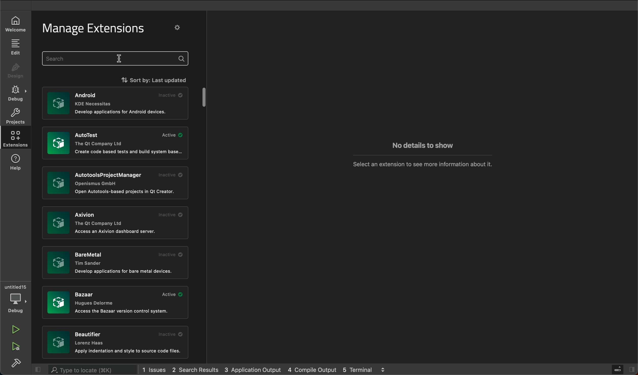 The height and width of the screenshot is (375, 638). What do you see at coordinates (266, 369) in the screenshot?
I see `logs` at bounding box center [266, 369].